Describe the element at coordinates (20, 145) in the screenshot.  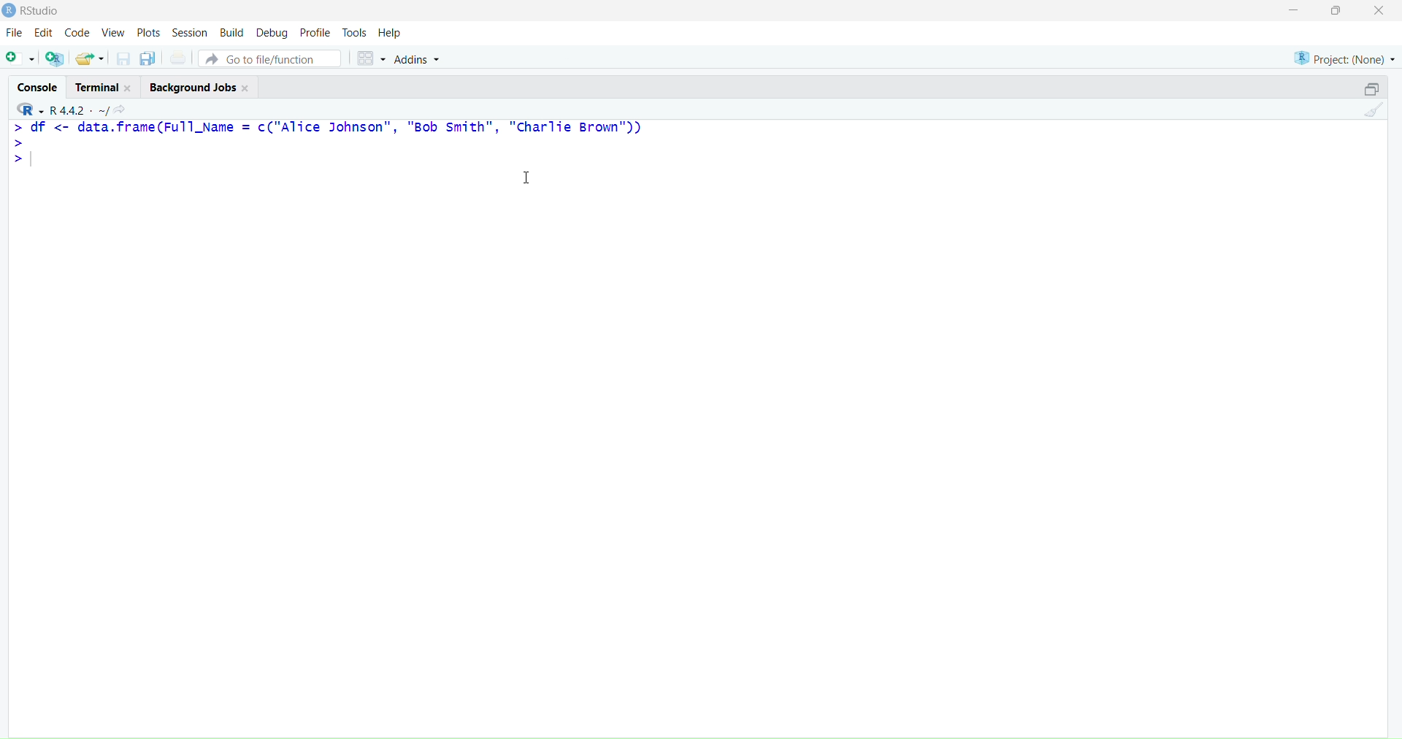
I see `Prompt cursor` at that location.